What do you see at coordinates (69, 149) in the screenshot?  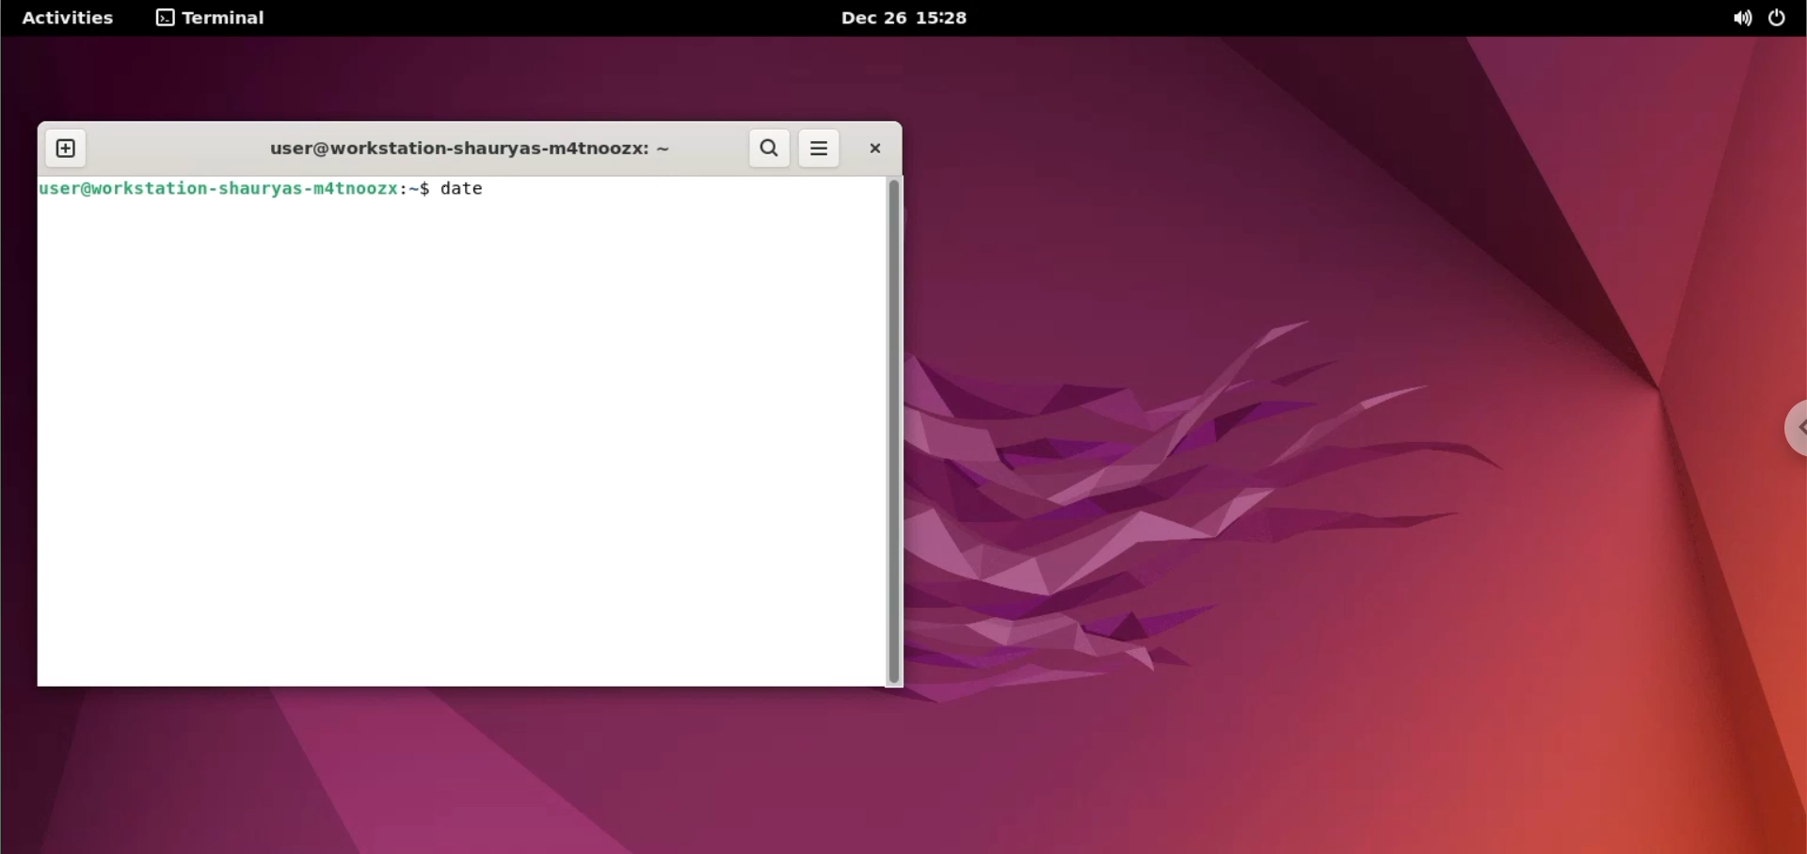 I see `new tab` at bounding box center [69, 149].